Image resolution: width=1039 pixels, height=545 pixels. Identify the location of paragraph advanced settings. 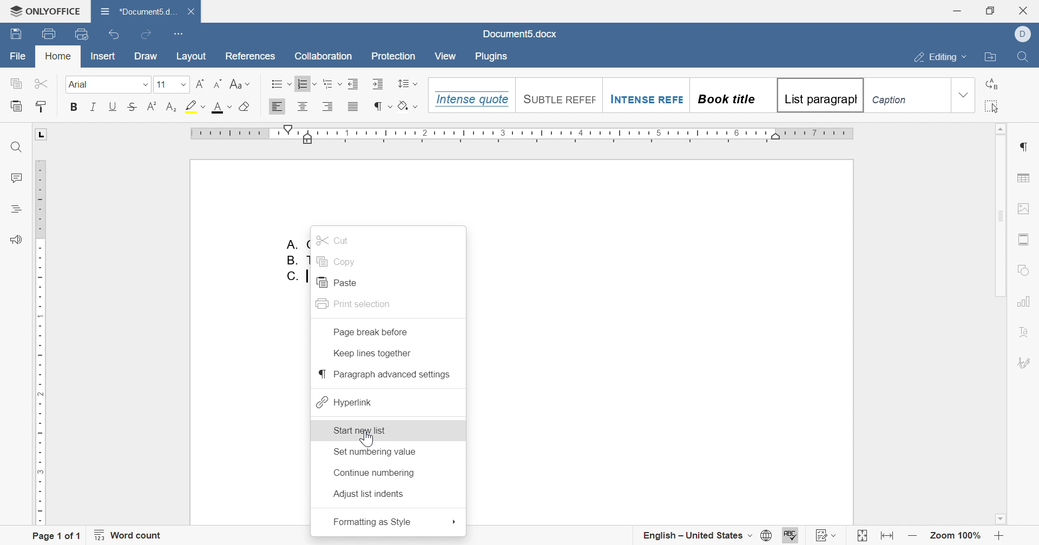
(386, 373).